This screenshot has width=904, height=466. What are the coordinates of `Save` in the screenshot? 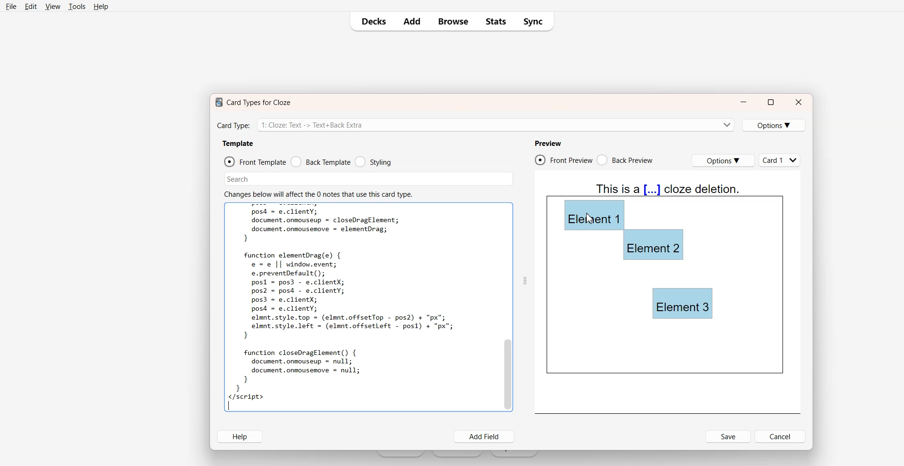 It's located at (728, 436).